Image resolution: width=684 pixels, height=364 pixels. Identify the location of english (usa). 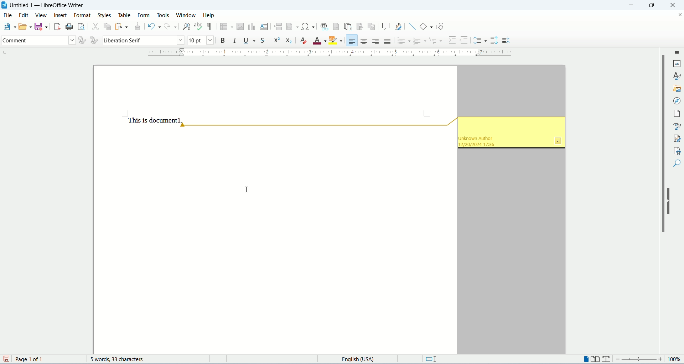
(361, 359).